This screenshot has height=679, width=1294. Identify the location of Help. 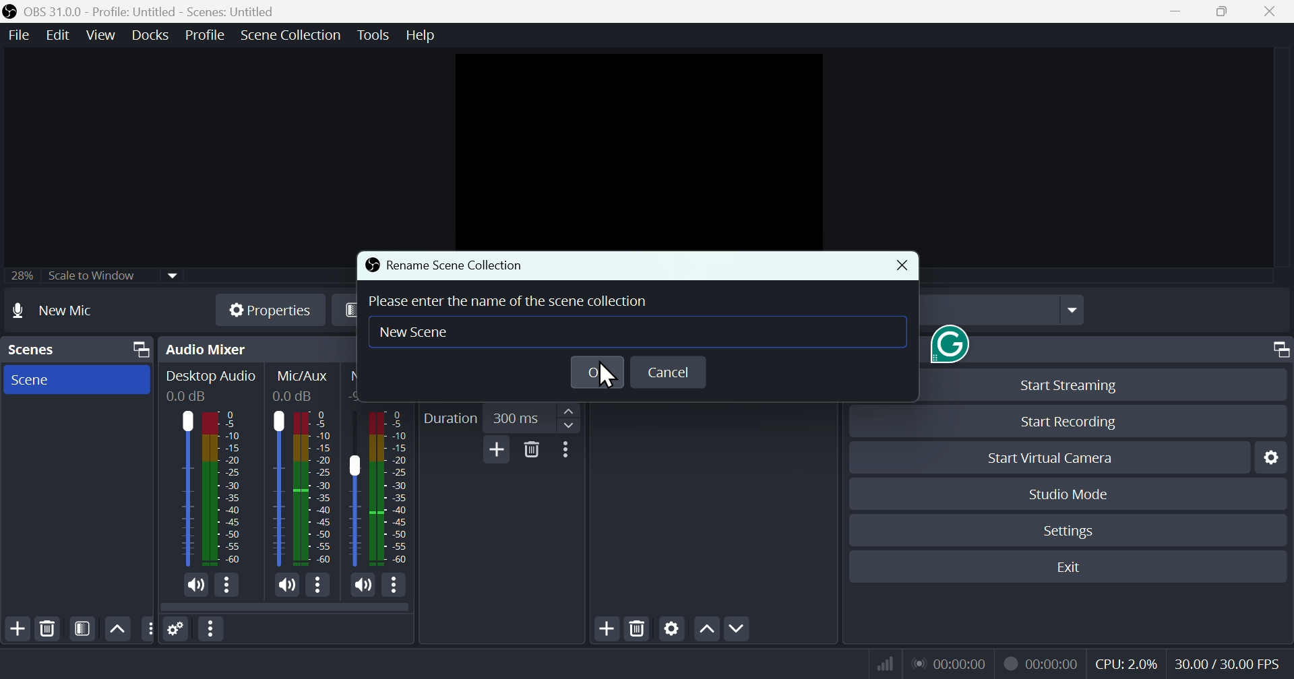
(423, 36).